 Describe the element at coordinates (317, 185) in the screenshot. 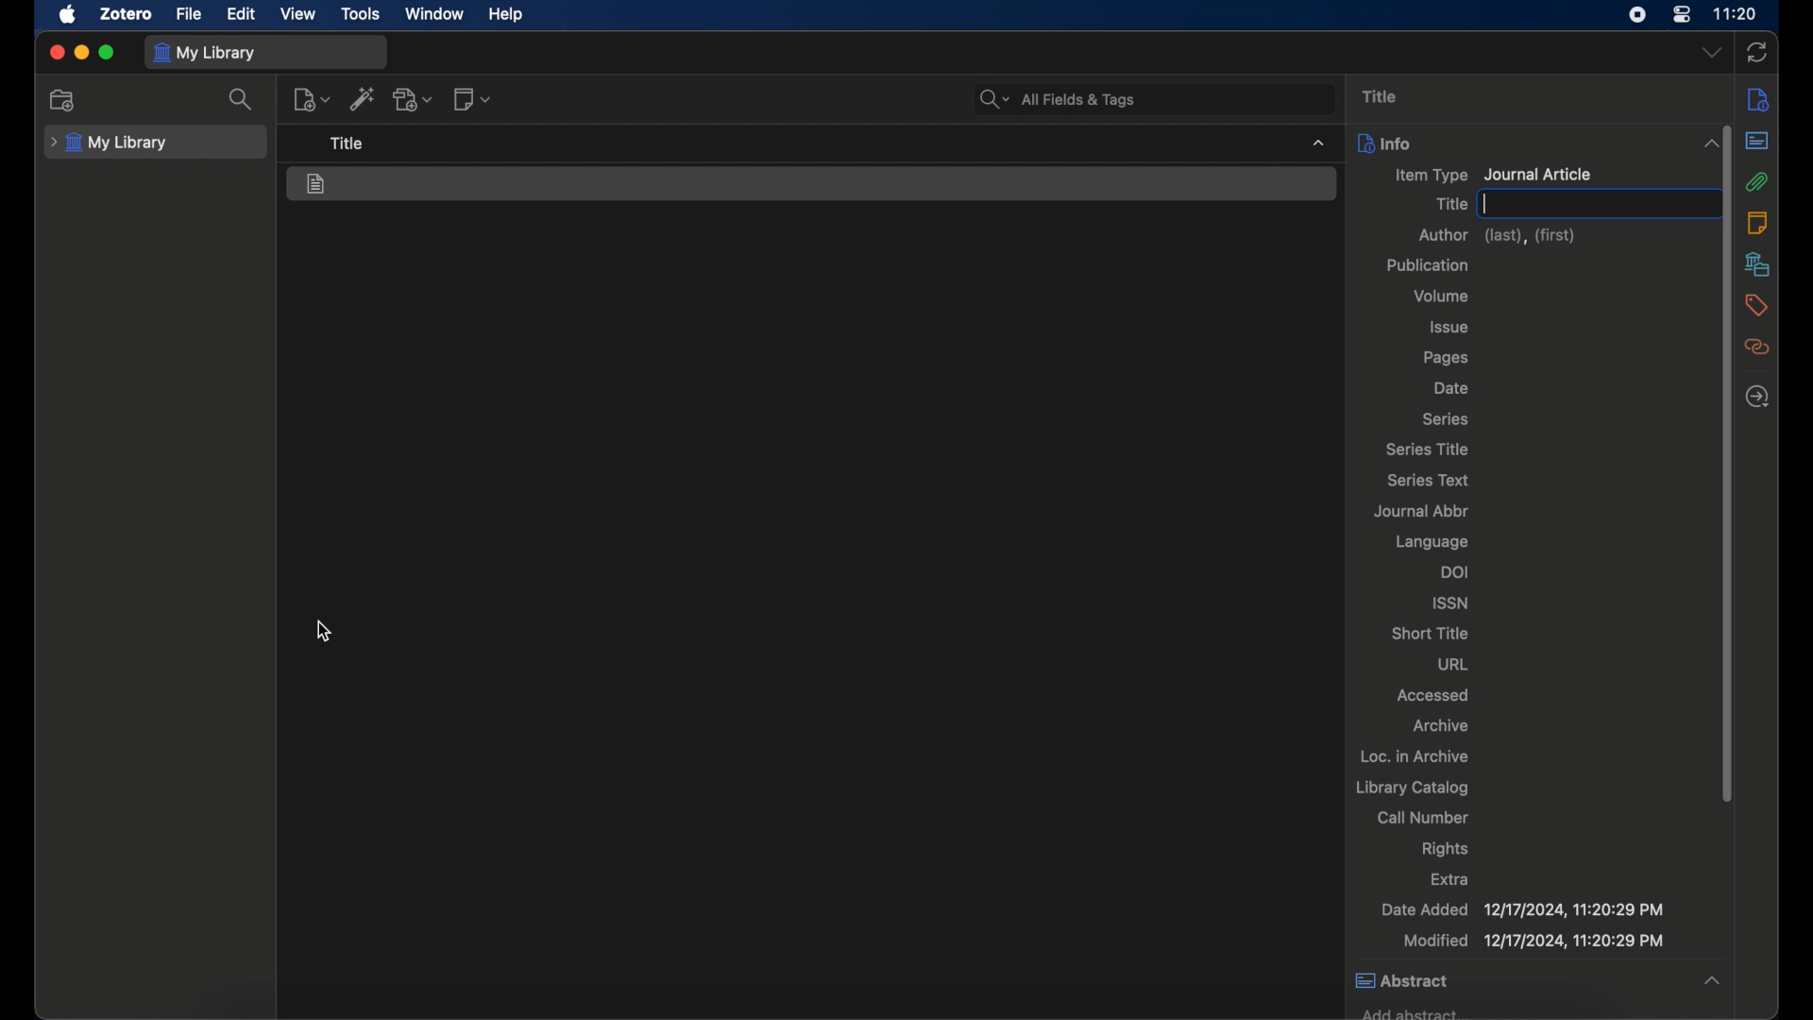

I see `journal article` at that location.